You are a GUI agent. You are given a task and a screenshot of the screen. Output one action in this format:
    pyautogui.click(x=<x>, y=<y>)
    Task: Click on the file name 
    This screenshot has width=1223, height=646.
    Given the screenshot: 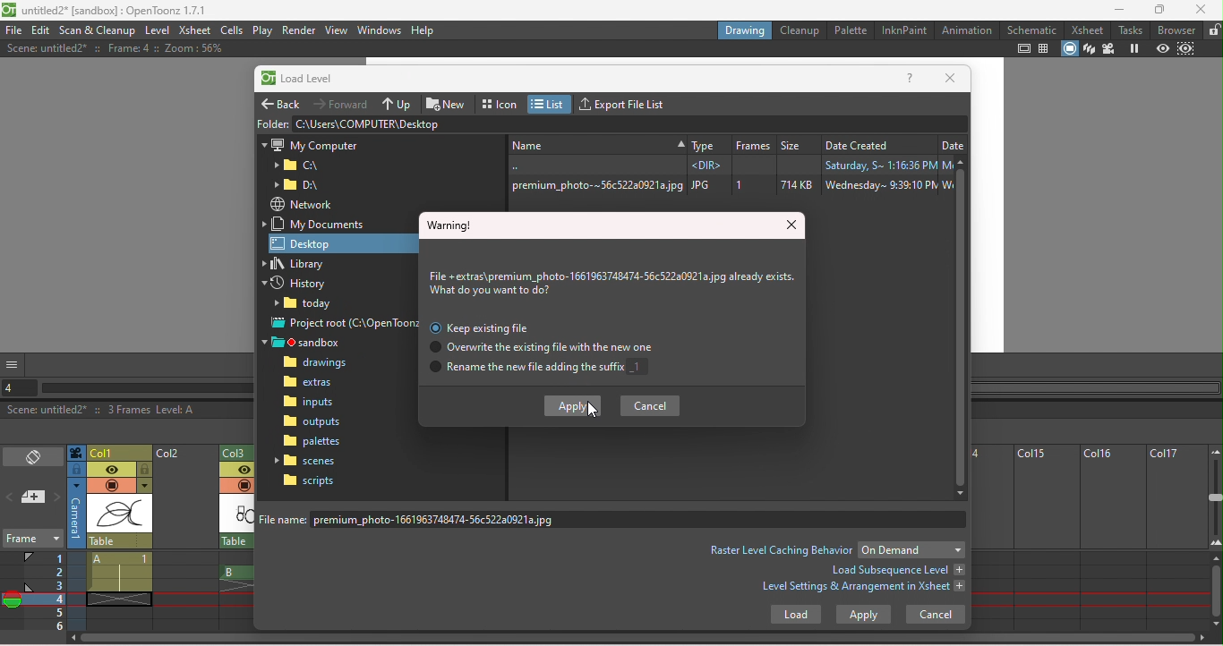 What is the action you would take?
    pyautogui.click(x=616, y=519)
    